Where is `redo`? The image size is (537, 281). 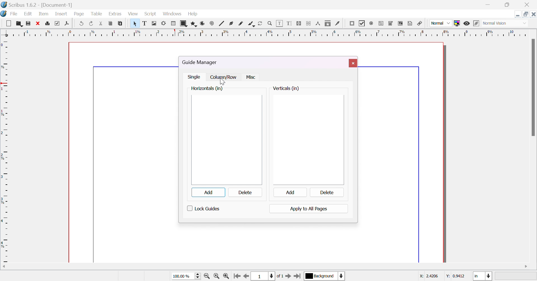 redo is located at coordinates (91, 23).